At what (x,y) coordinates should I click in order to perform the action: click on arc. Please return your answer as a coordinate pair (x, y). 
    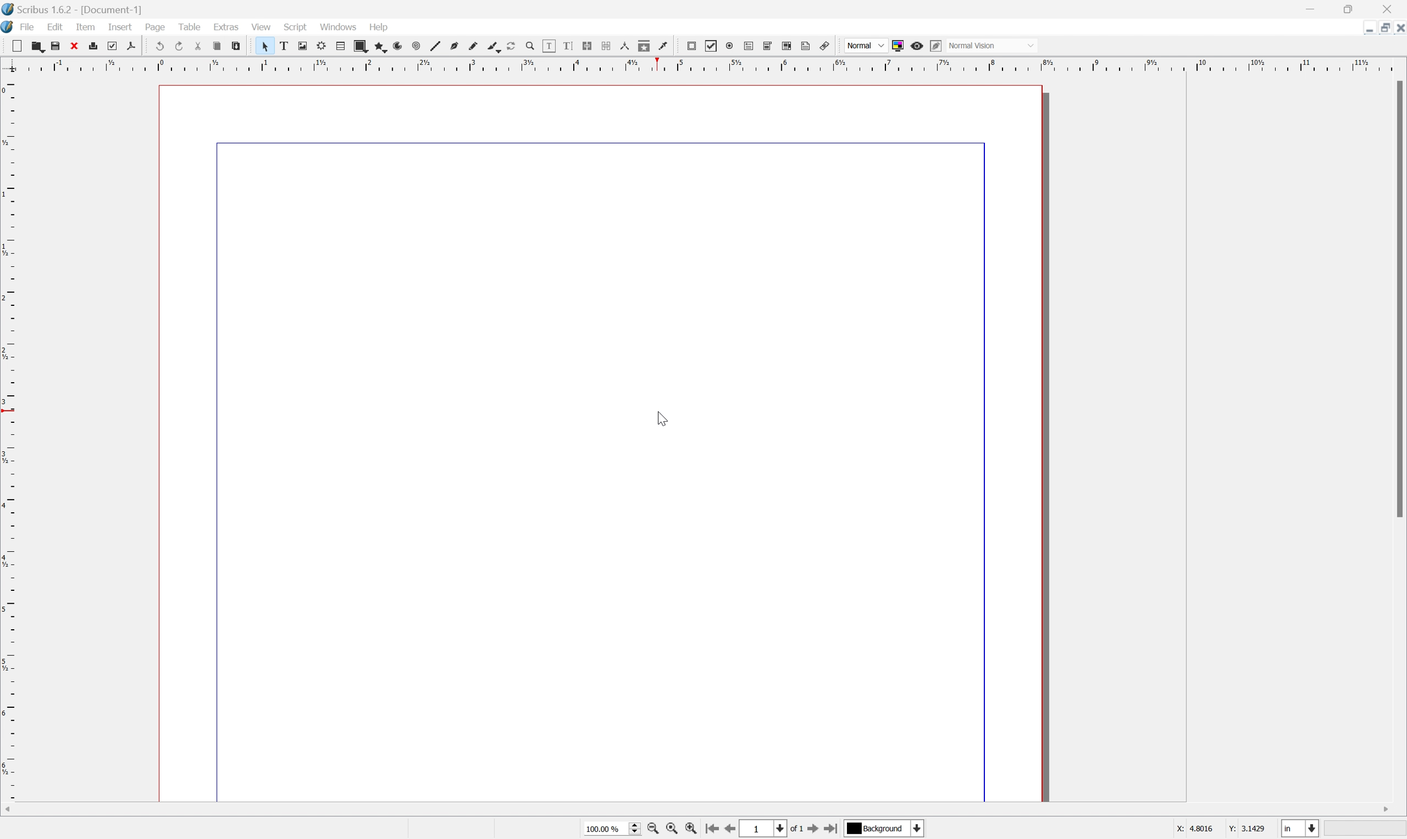
    Looking at the image, I should click on (397, 47).